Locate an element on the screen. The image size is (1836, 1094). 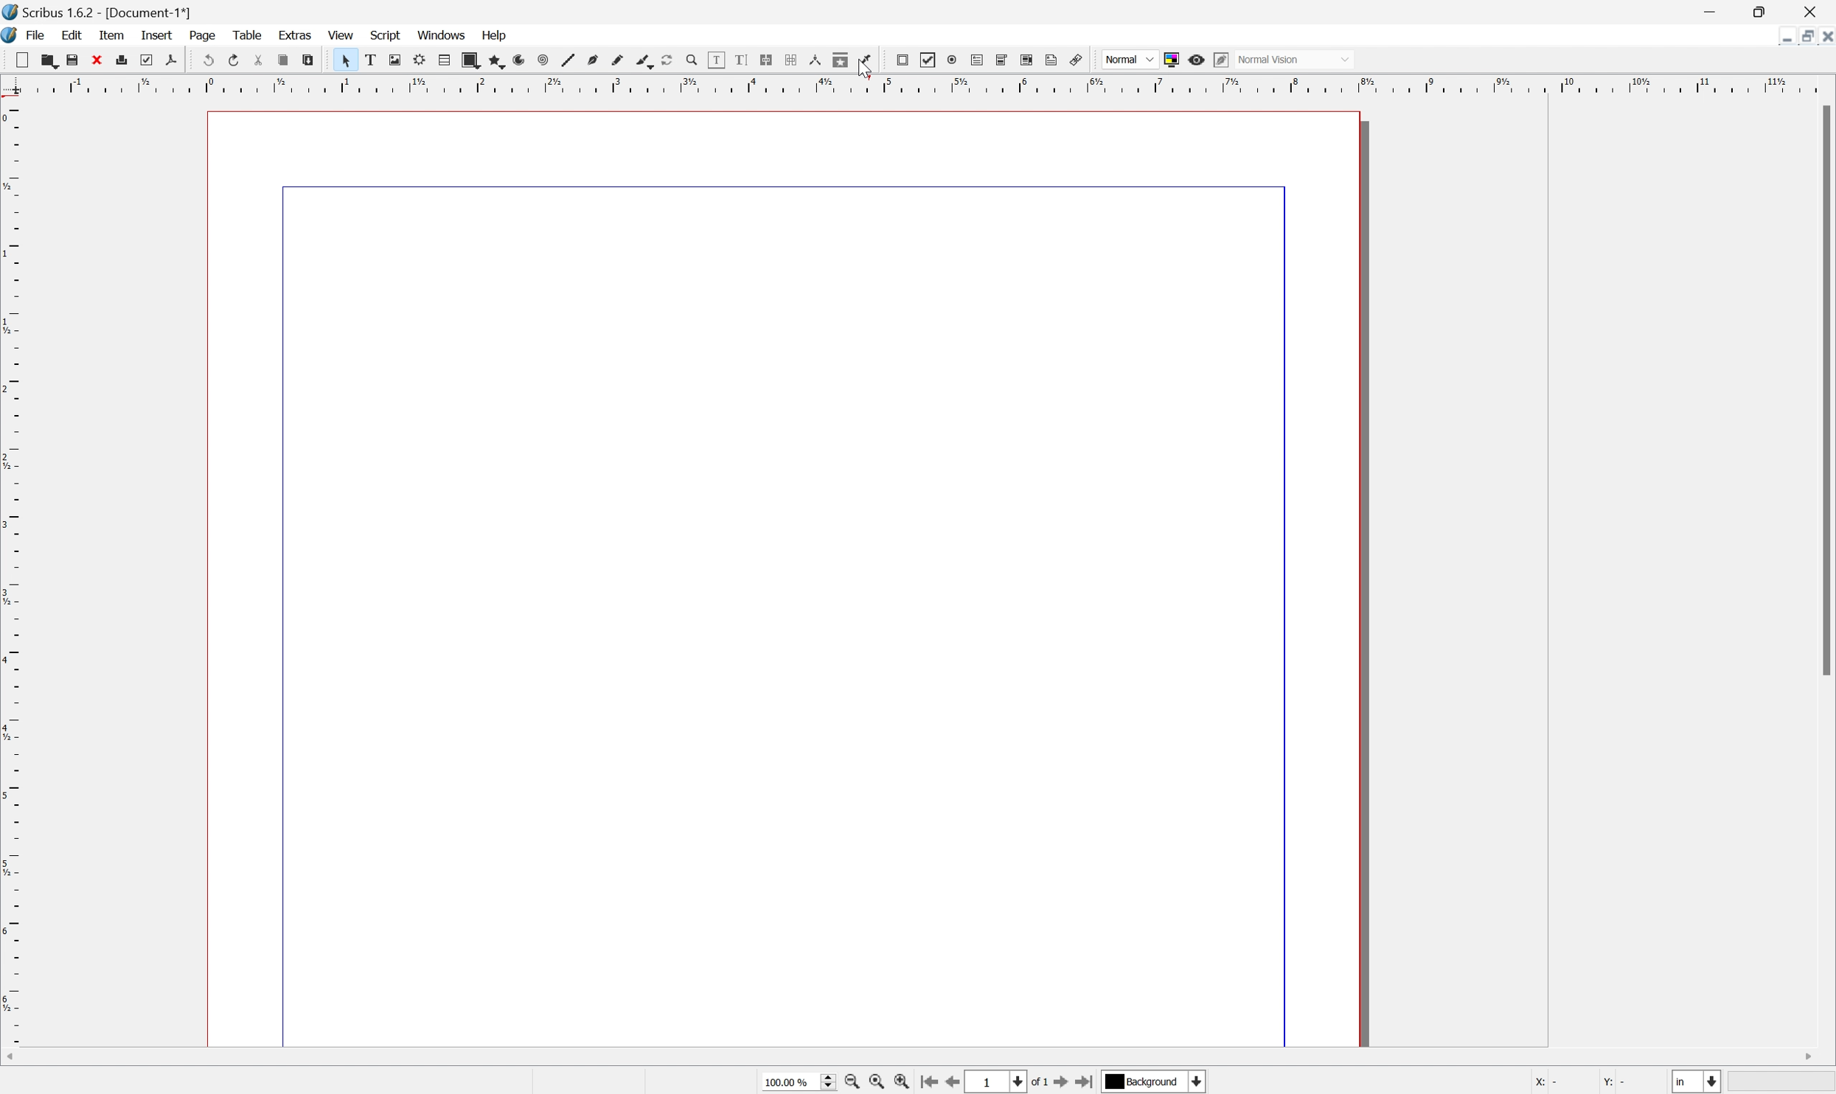
Background is located at coordinates (1155, 1082).